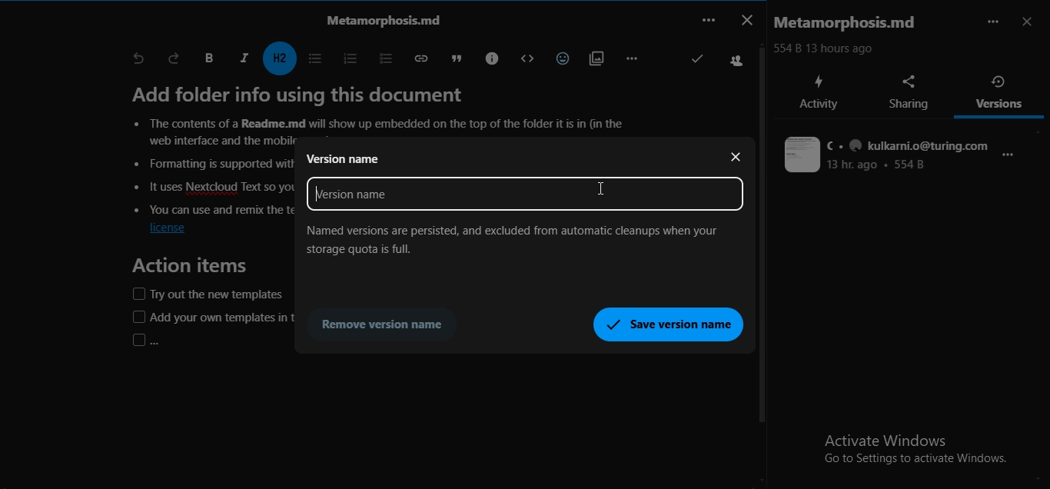 This screenshot has width=1050, height=489. Describe the element at coordinates (344, 160) in the screenshot. I see `version name` at that location.